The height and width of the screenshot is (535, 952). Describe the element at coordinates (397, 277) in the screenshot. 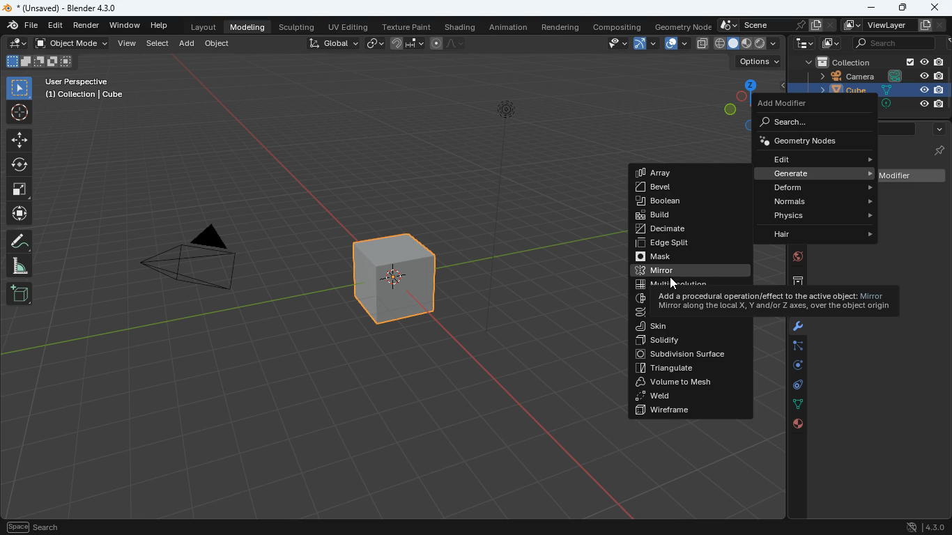

I see `cube` at that location.